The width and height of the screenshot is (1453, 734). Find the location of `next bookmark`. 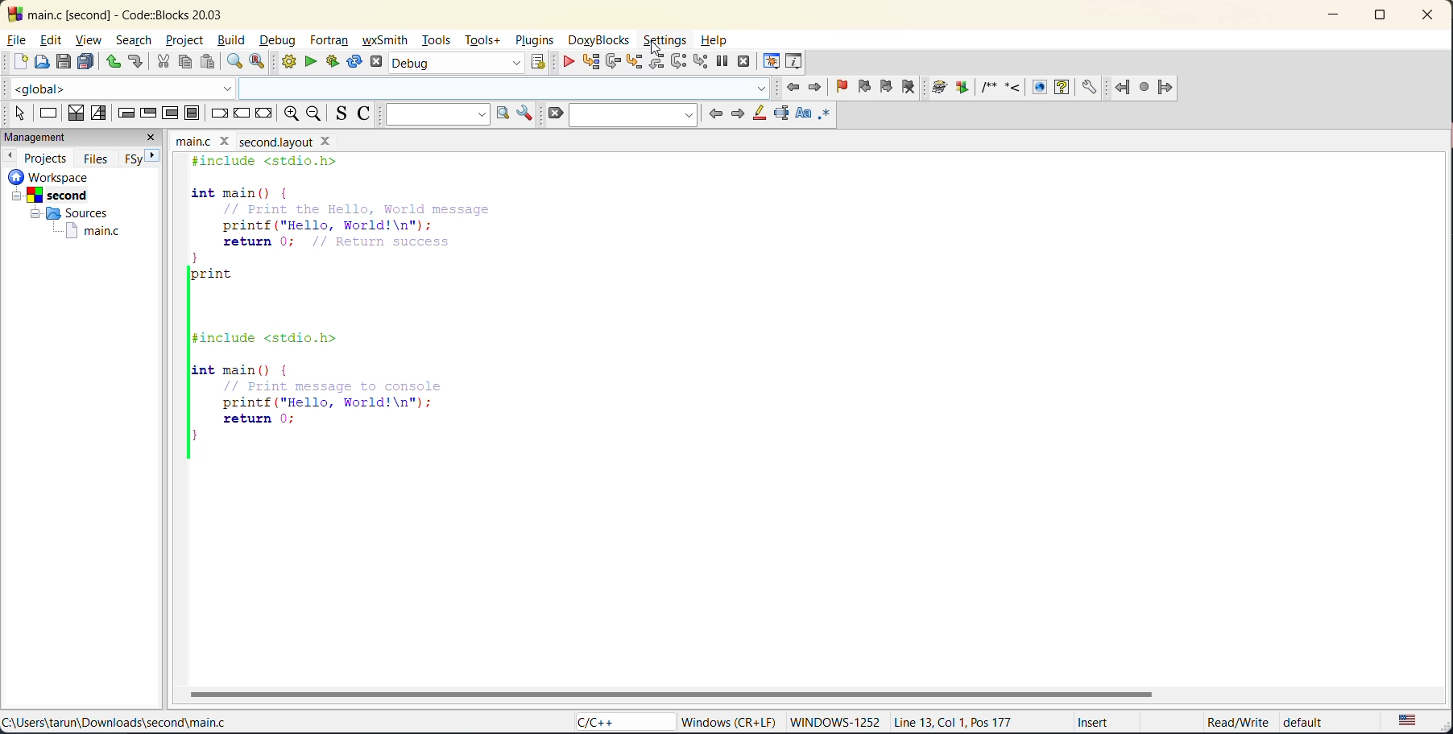

next bookmark is located at coordinates (888, 87).